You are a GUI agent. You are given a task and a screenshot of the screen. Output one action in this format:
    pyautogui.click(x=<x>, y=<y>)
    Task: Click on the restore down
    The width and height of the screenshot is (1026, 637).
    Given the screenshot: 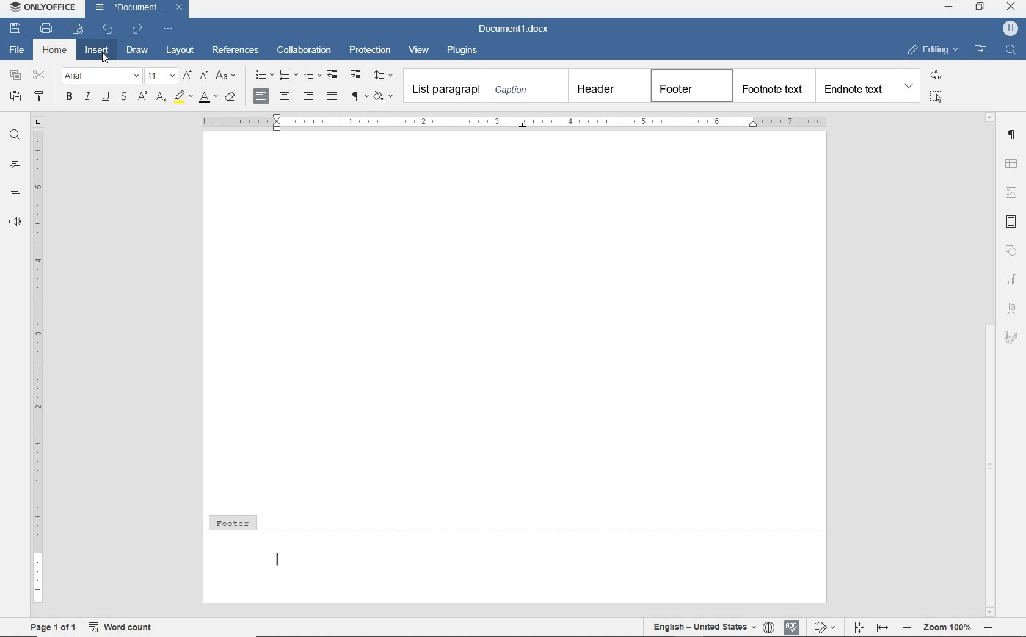 What is the action you would take?
    pyautogui.click(x=981, y=8)
    